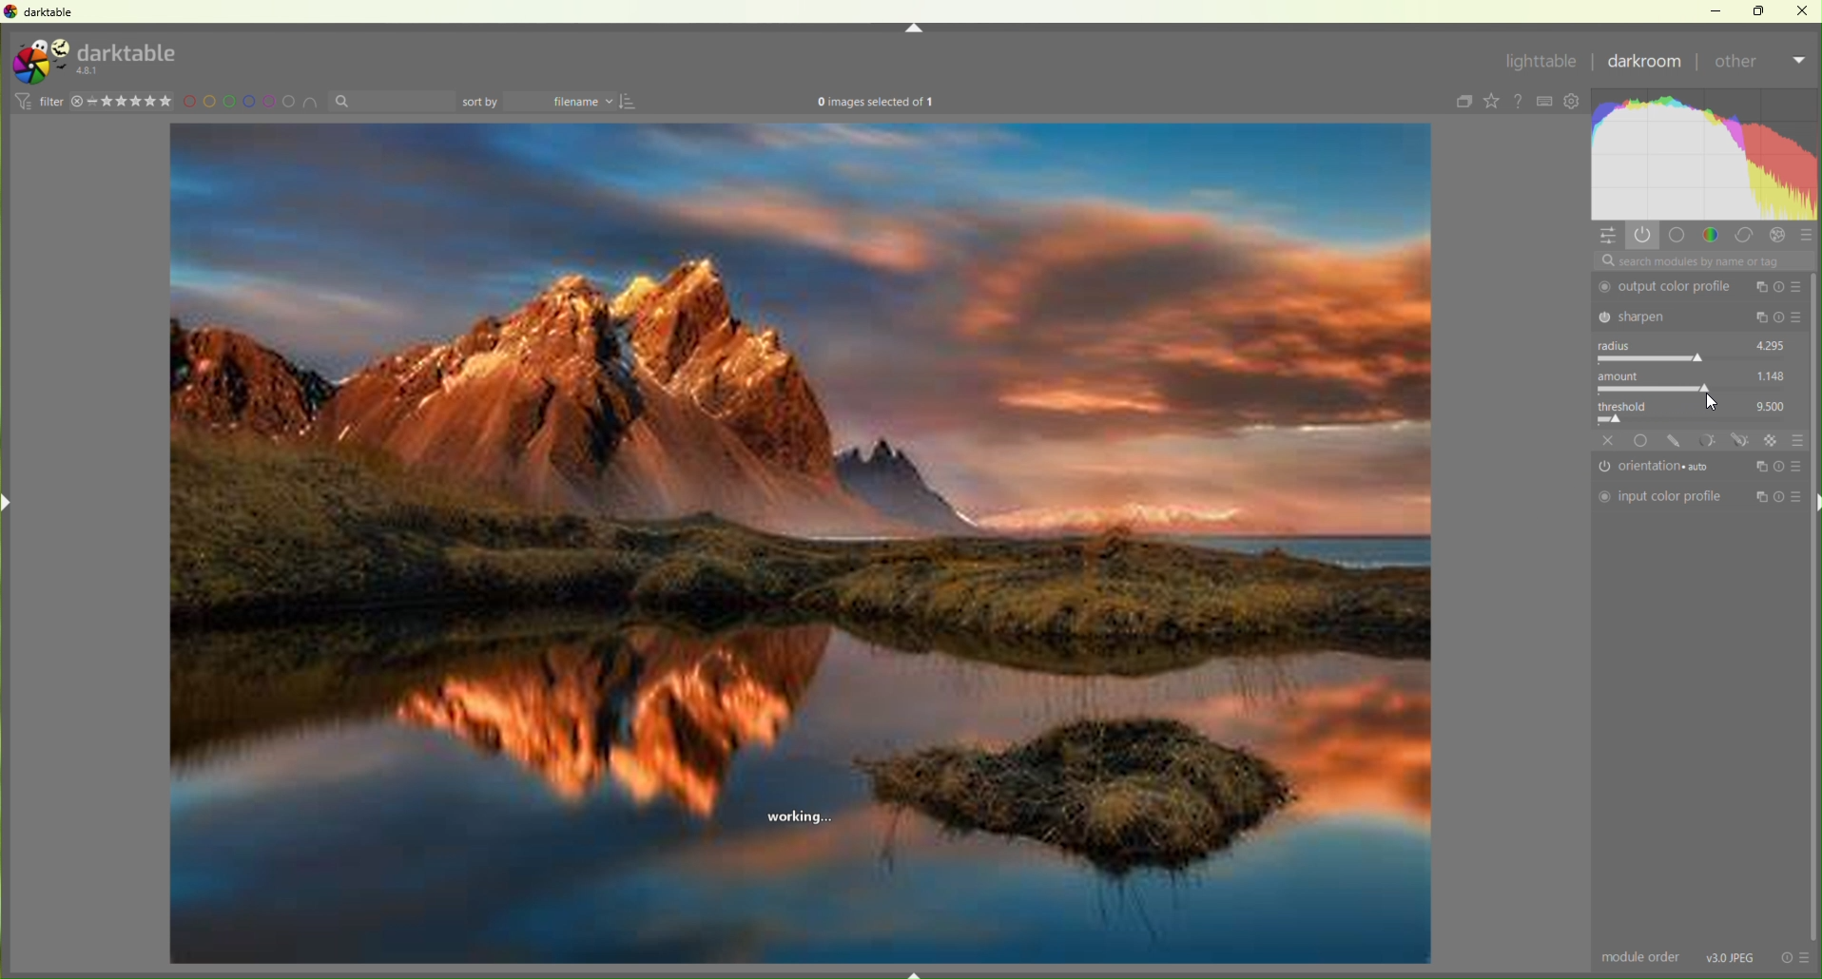 The image size is (1822, 979). Describe the element at coordinates (1707, 154) in the screenshot. I see `Color map` at that location.